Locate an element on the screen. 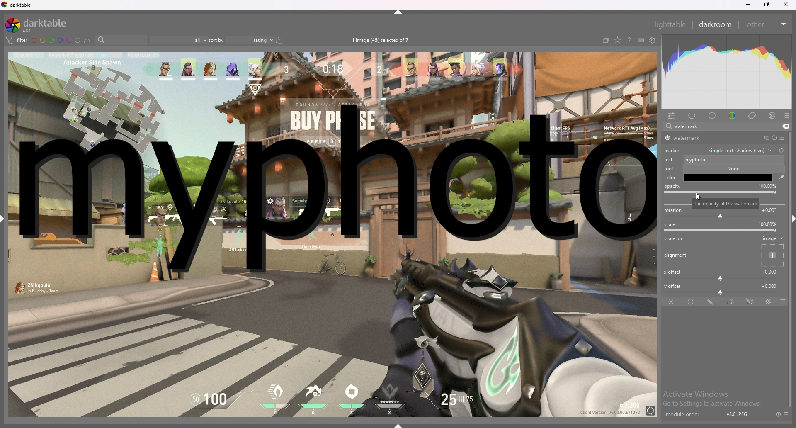  images selected is located at coordinates (382, 40).